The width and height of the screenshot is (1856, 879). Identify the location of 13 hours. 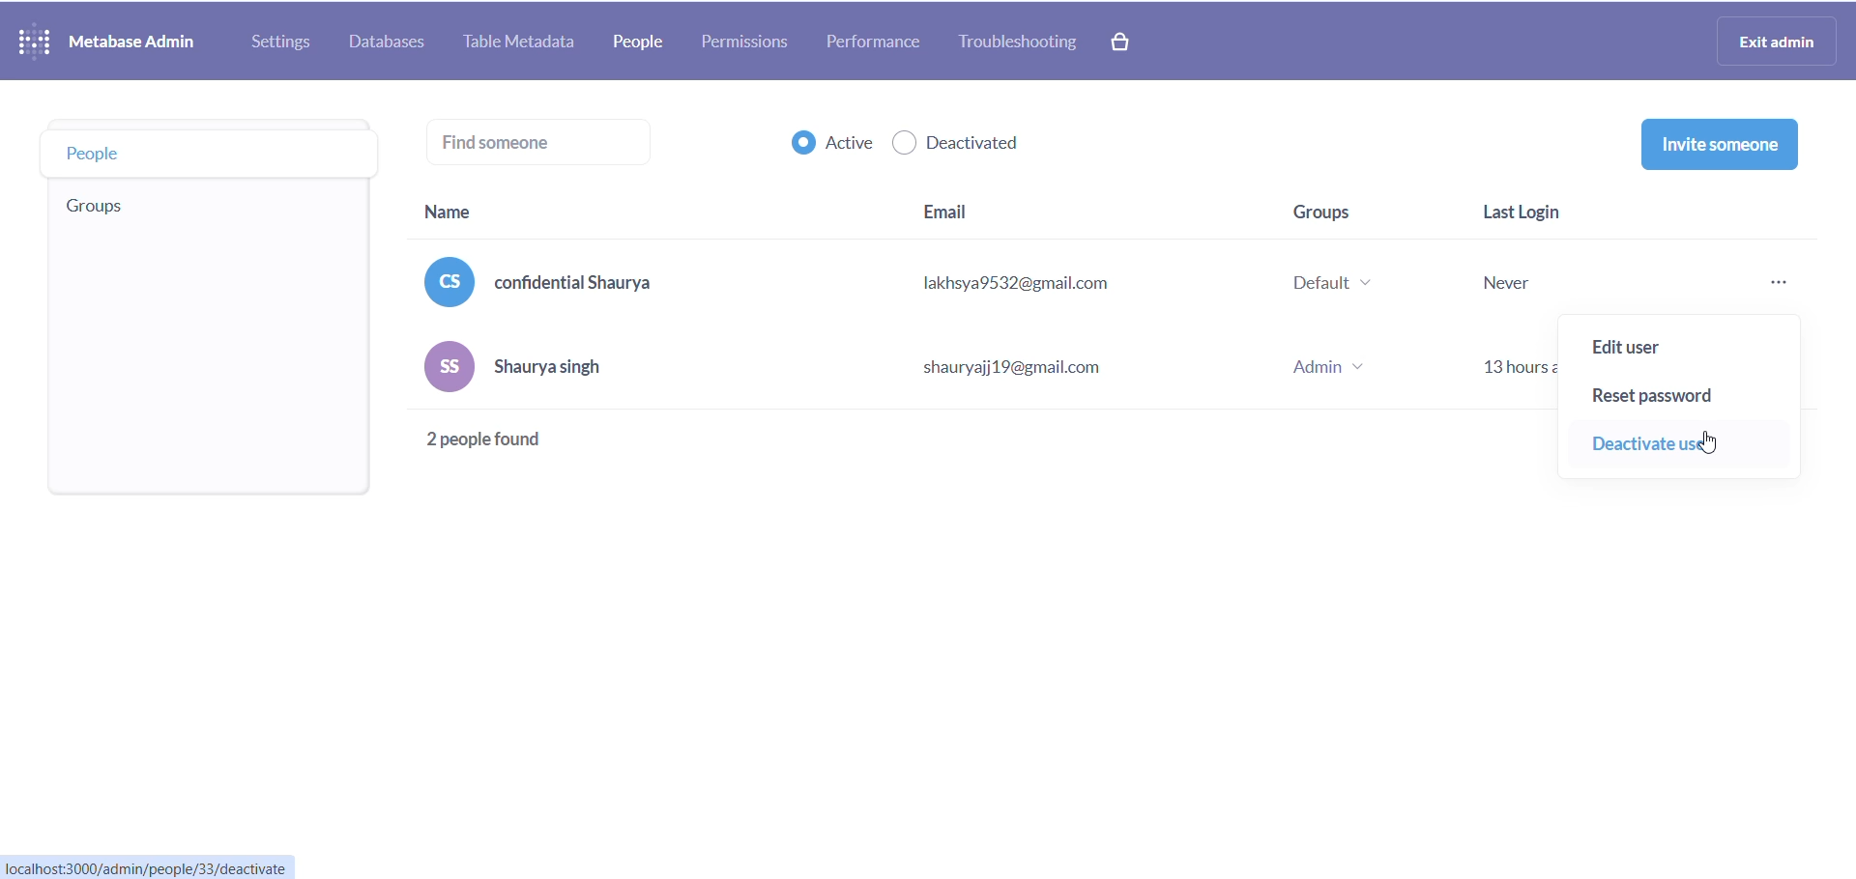
(1514, 365).